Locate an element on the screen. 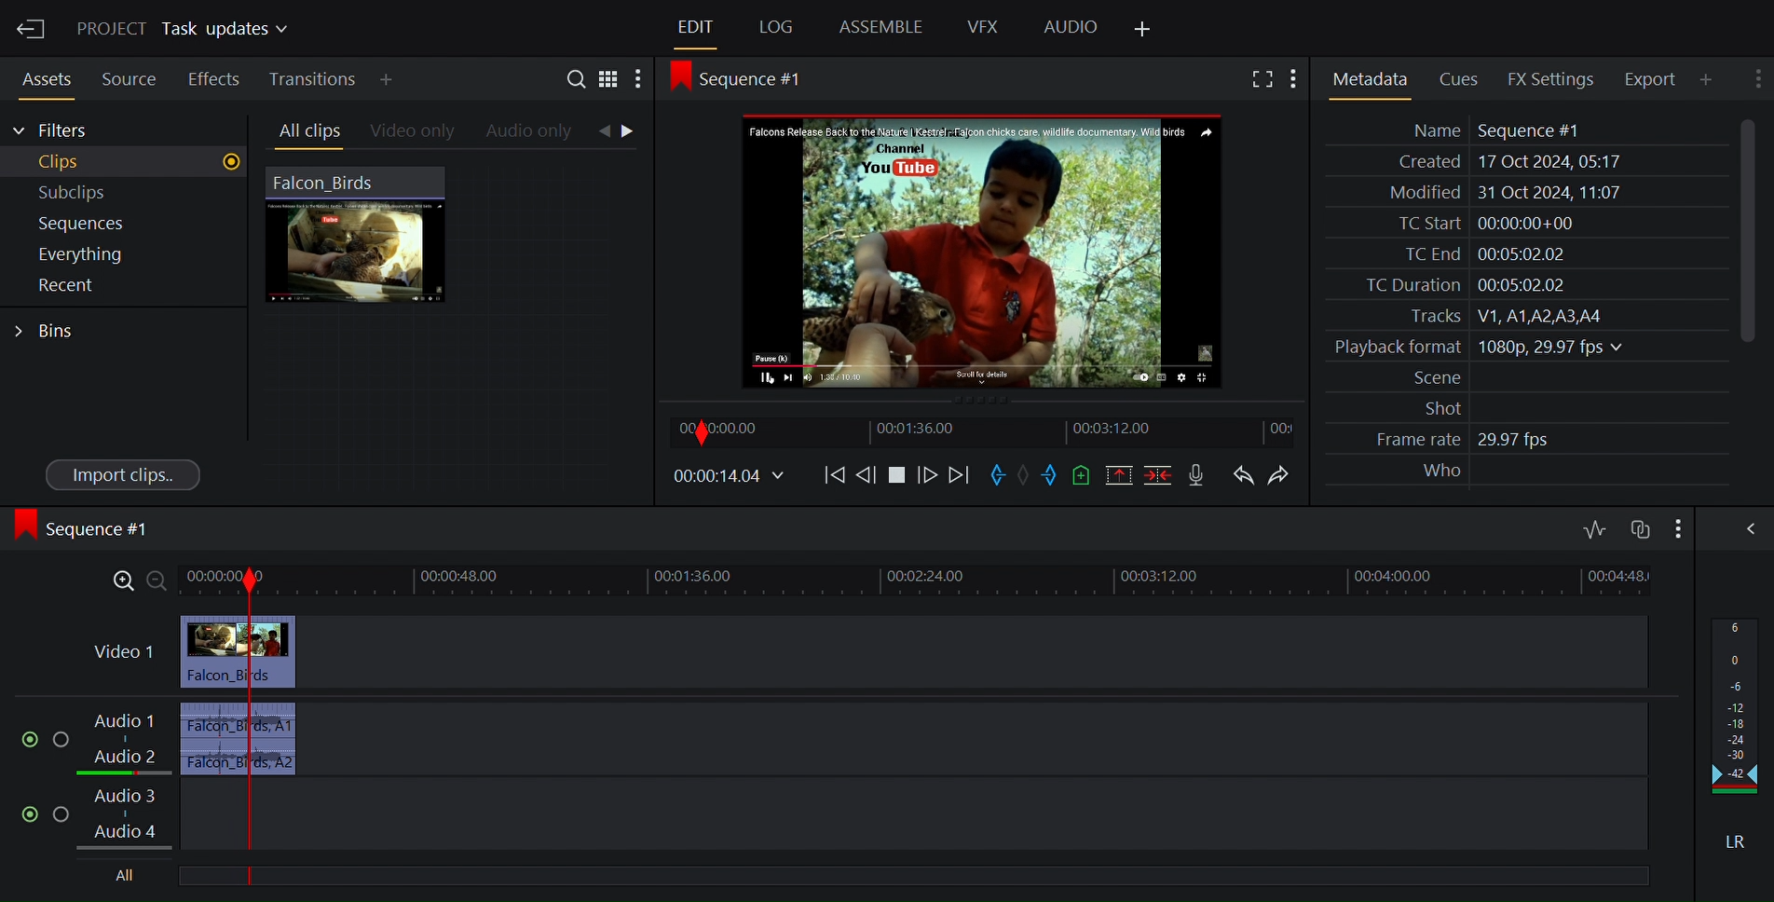 Image resolution: width=1774 pixels, height=902 pixels. FX Settings is located at coordinates (1549, 78).